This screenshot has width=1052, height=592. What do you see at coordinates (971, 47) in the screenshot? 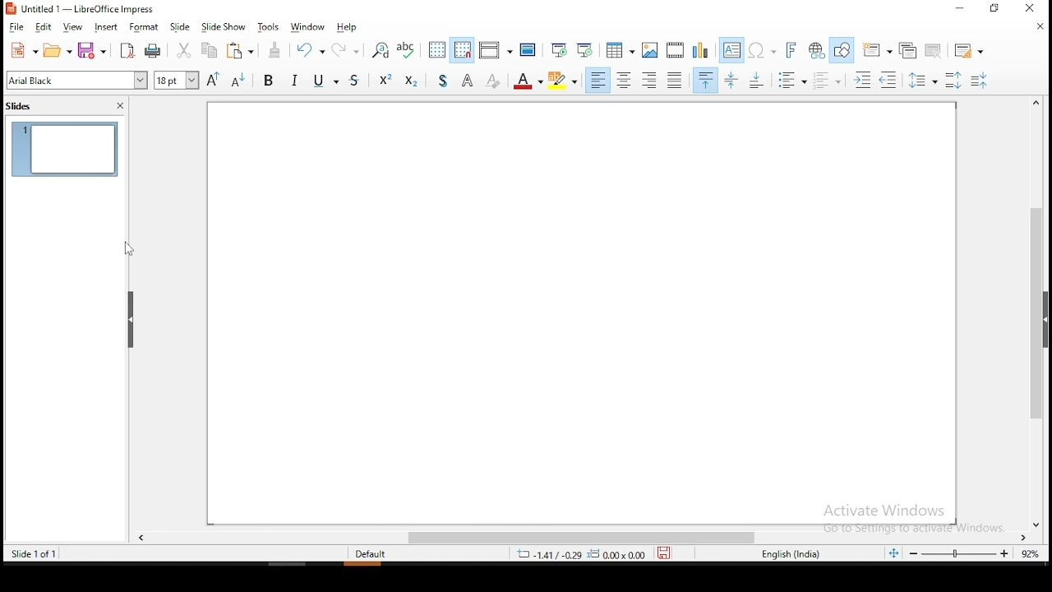
I see `slide layout` at bounding box center [971, 47].